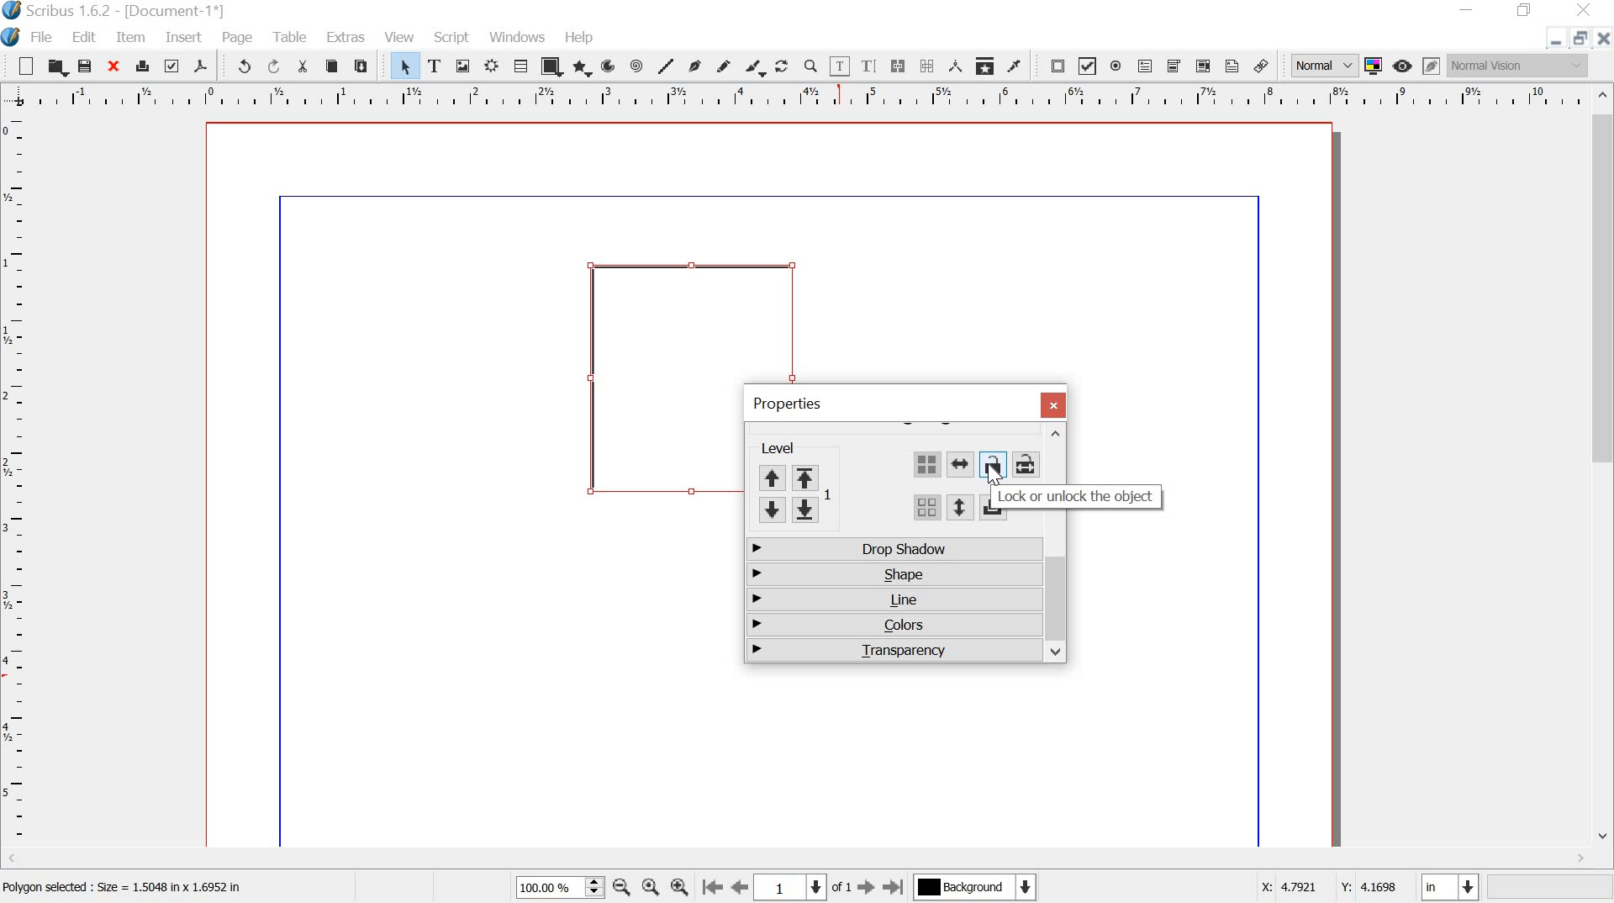 The width and height of the screenshot is (1614, 903). Describe the element at coordinates (1376, 66) in the screenshot. I see `toggle color management system` at that location.